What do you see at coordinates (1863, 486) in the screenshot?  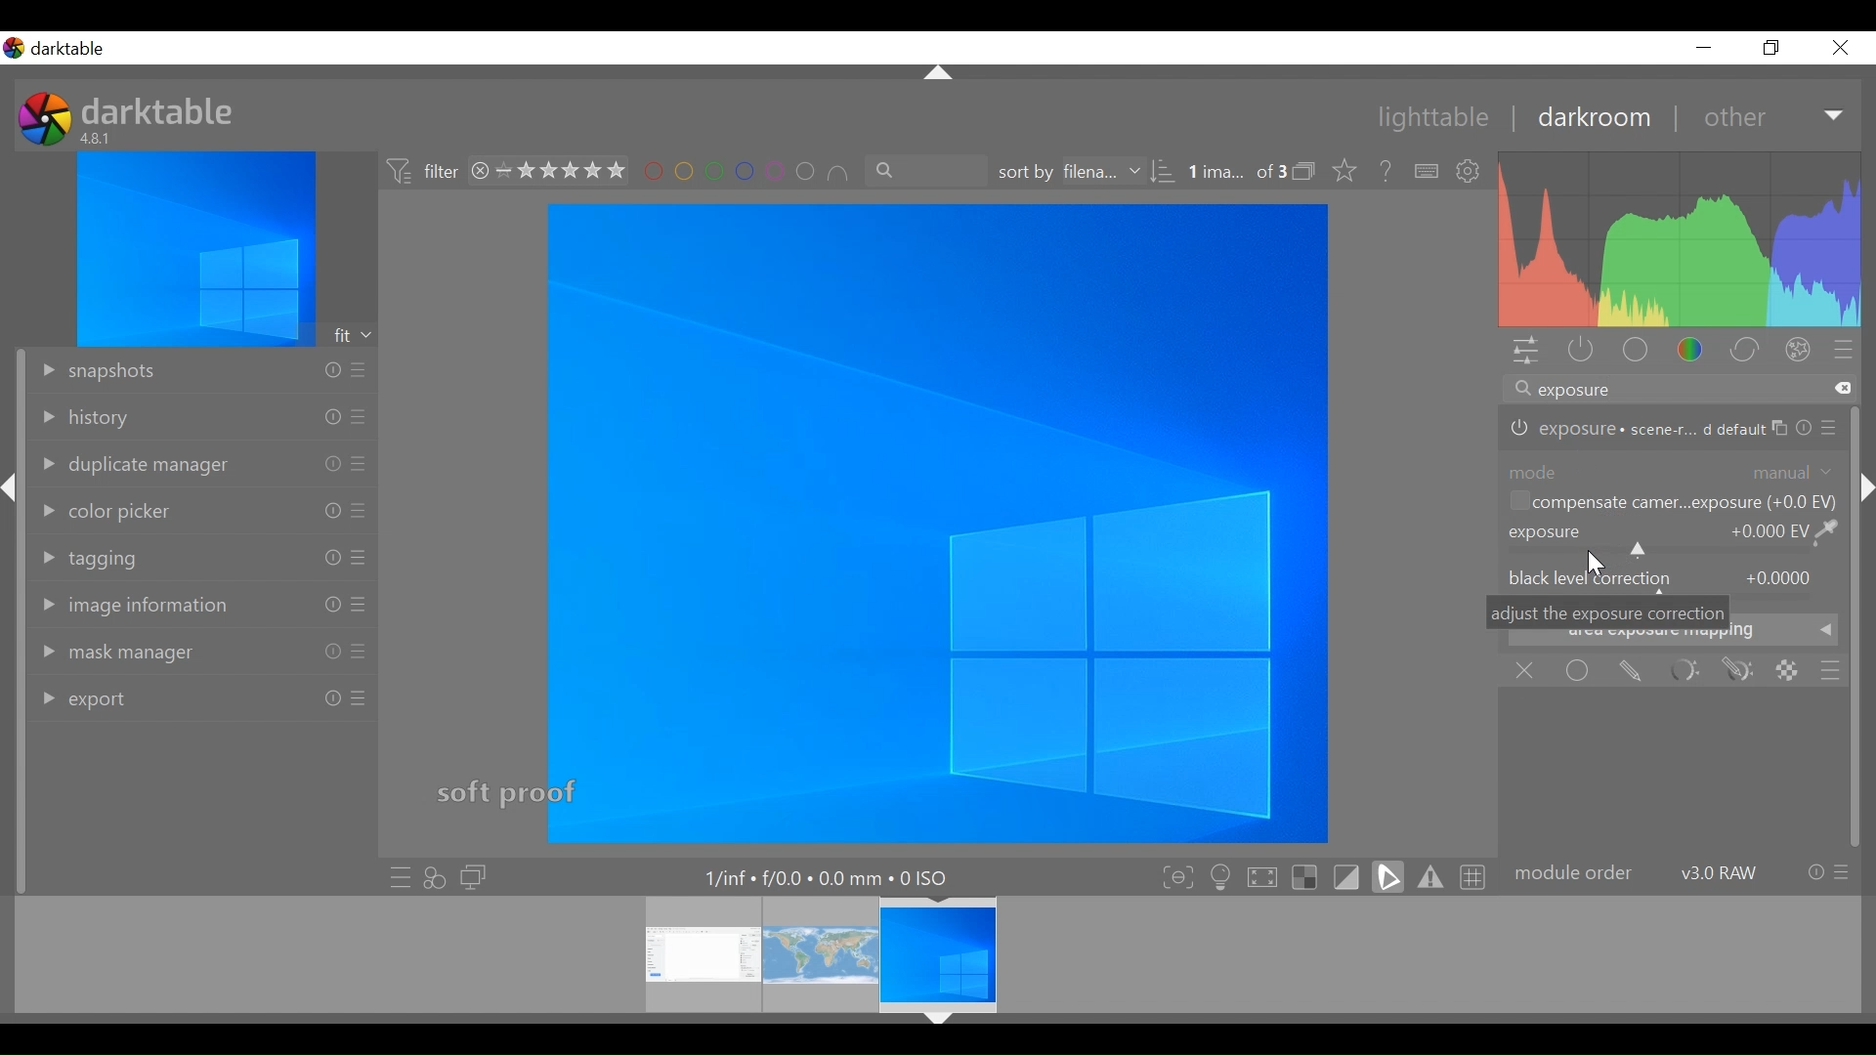 I see `Collapse ` at bounding box center [1863, 486].